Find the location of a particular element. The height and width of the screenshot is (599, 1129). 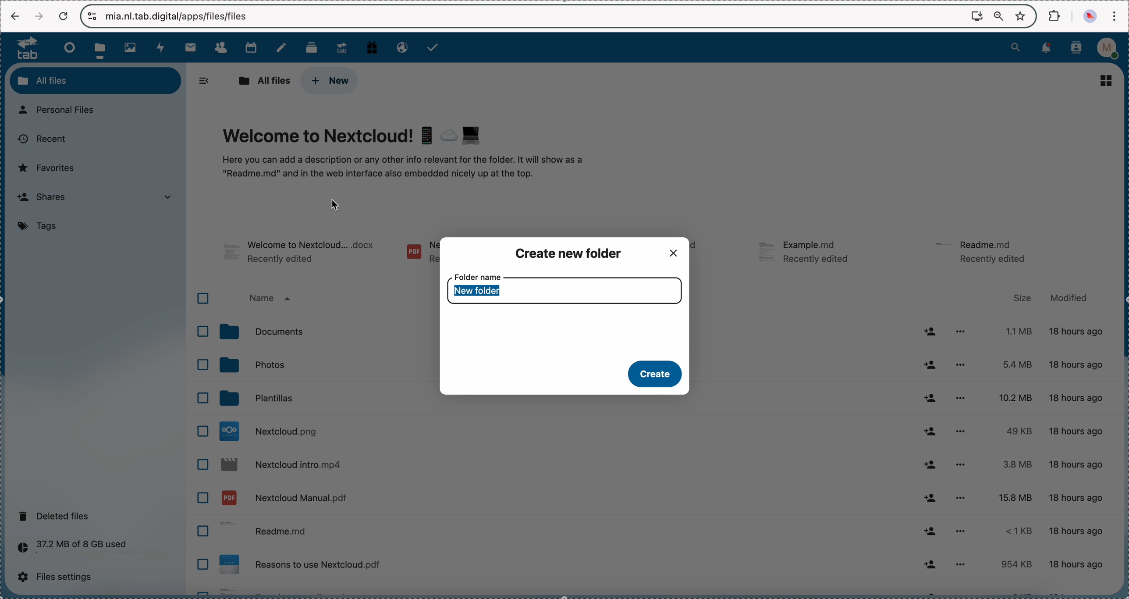

close pop-up is located at coordinates (674, 252).